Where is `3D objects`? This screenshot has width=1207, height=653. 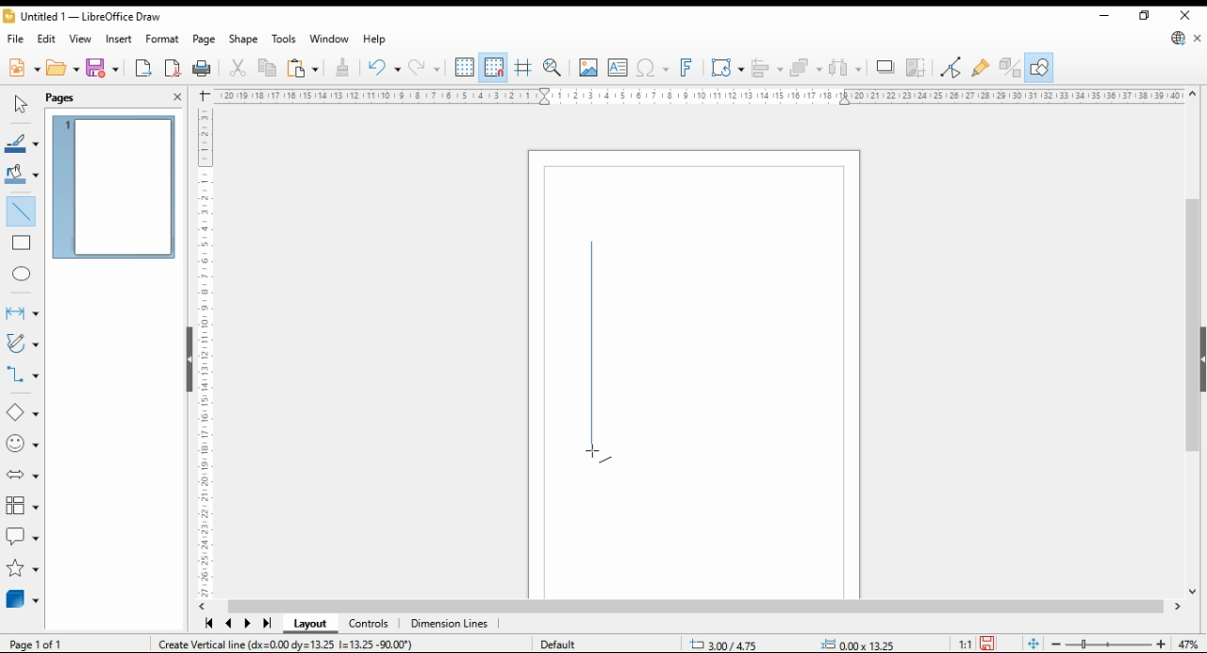 3D objects is located at coordinates (23, 600).